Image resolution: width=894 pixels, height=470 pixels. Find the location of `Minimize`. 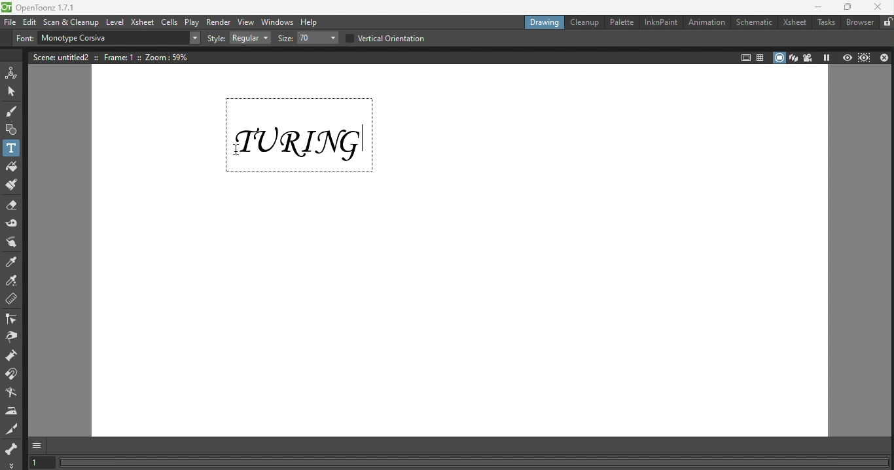

Minimize is located at coordinates (819, 7).